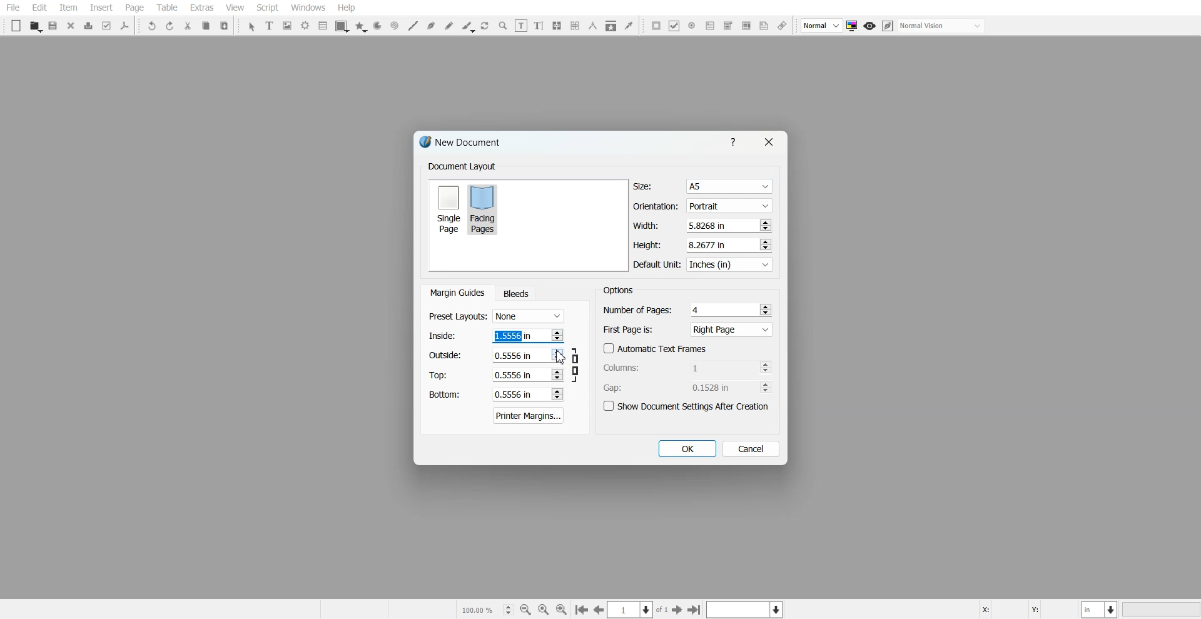 The width and height of the screenshot is (1201, 619). What do you see at coordinates (412, 26) in the screenshot?
I see `Line` at bounding box center [412, 26].